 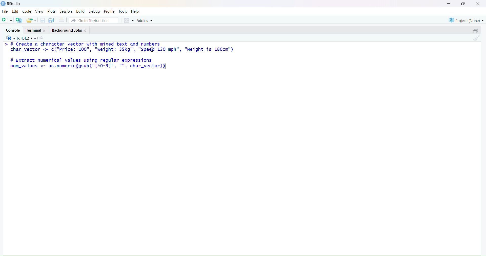 I want to click on Go to file/function, so click(x=94, y=20).